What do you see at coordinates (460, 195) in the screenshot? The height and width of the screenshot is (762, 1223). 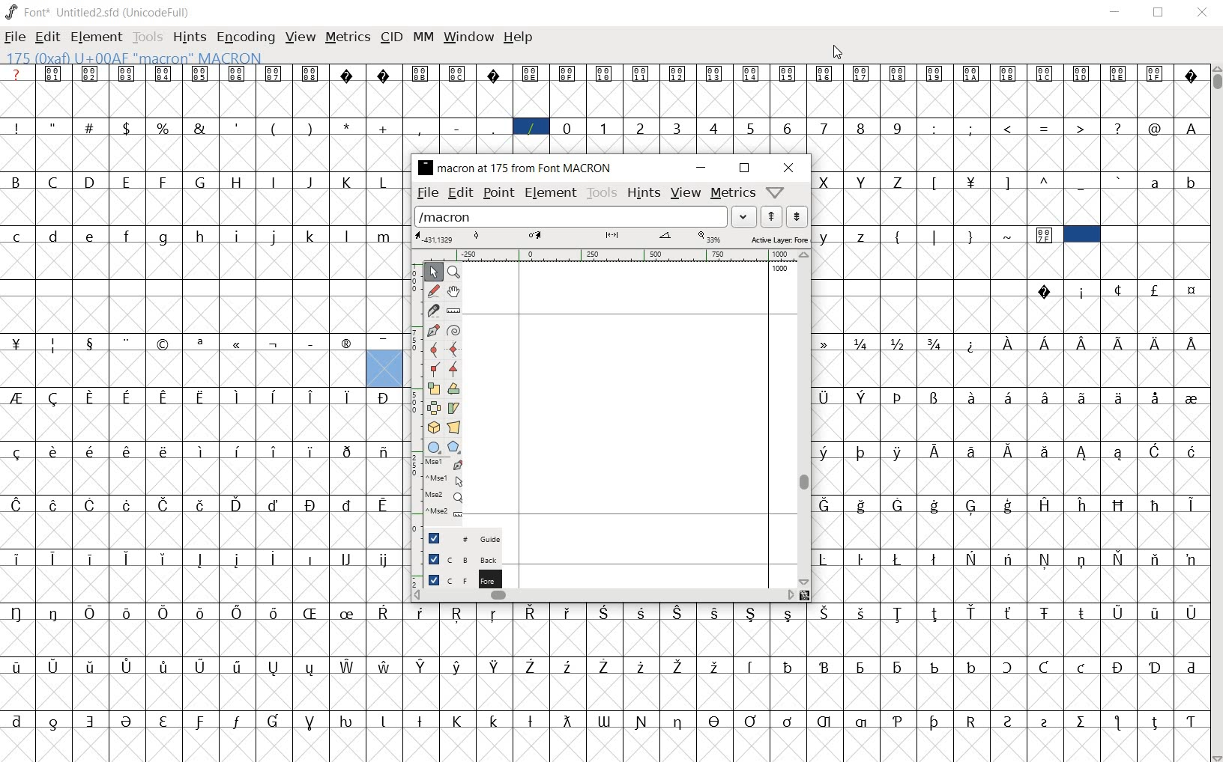 I see `edit` at bounding box center [460, 195].